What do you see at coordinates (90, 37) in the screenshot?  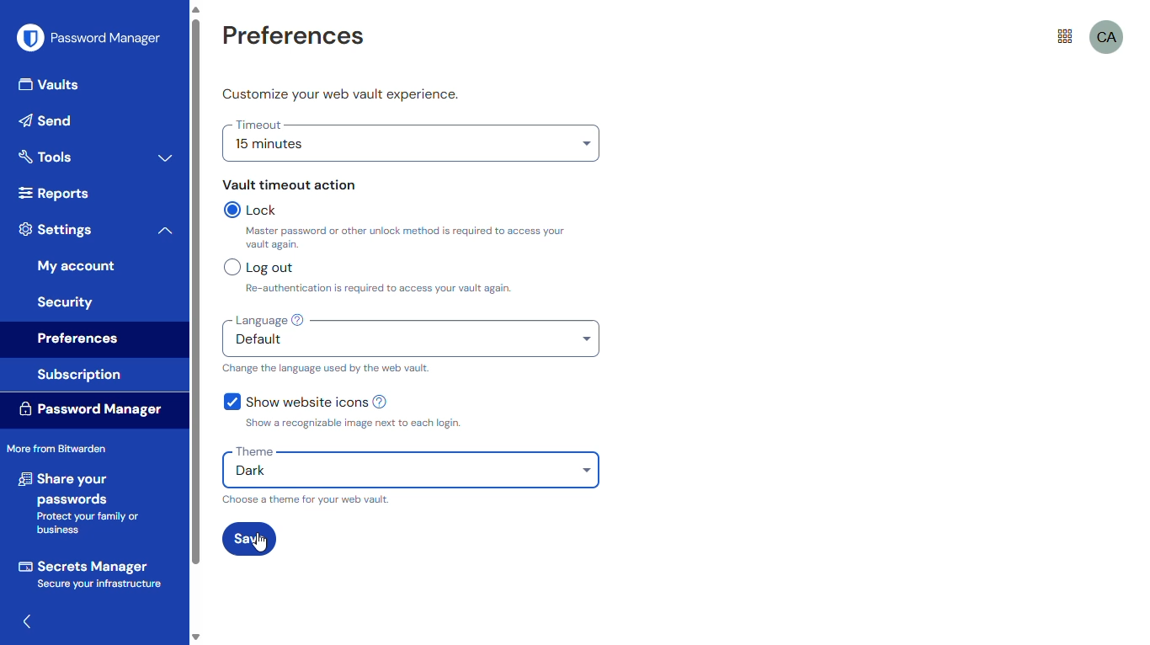 I see `password manager` at bounding box center [90, 37].